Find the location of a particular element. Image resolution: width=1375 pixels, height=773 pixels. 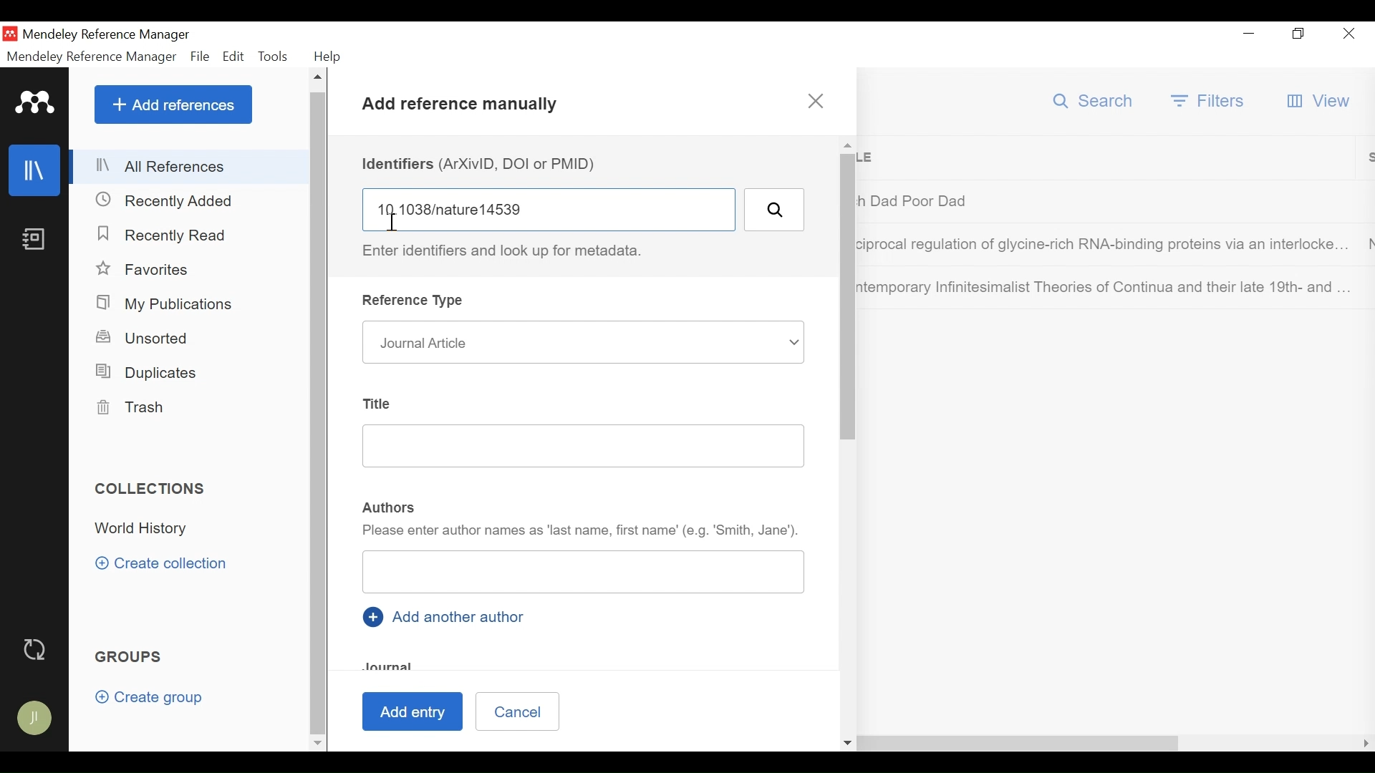

Reference Type Field is located at coordinates (583, 342).